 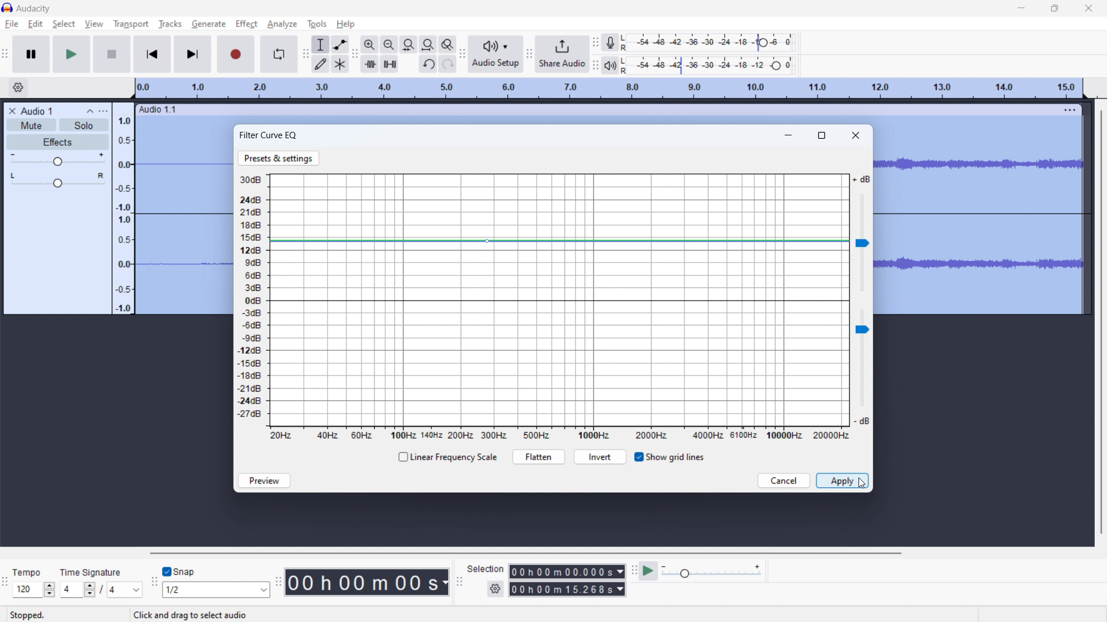 What do you see at coordinates (12, 111) in the screenshot?
I see `delete audio` at bounding box center [12, 111].